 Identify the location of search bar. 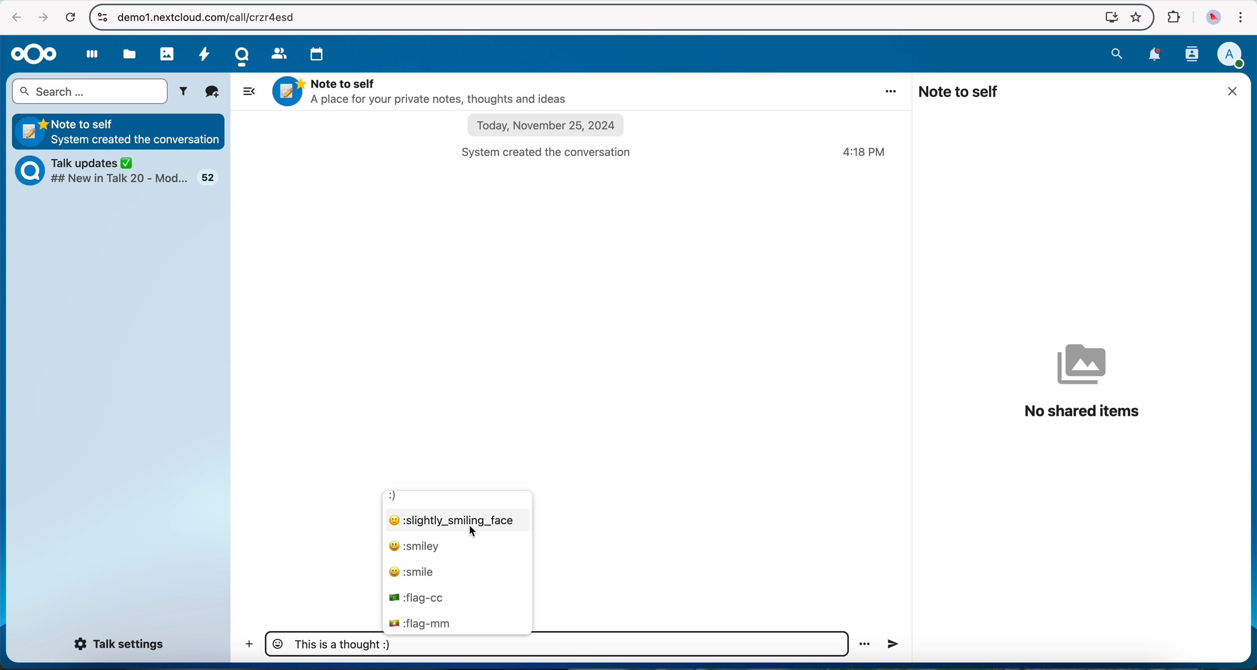
(89, 92).